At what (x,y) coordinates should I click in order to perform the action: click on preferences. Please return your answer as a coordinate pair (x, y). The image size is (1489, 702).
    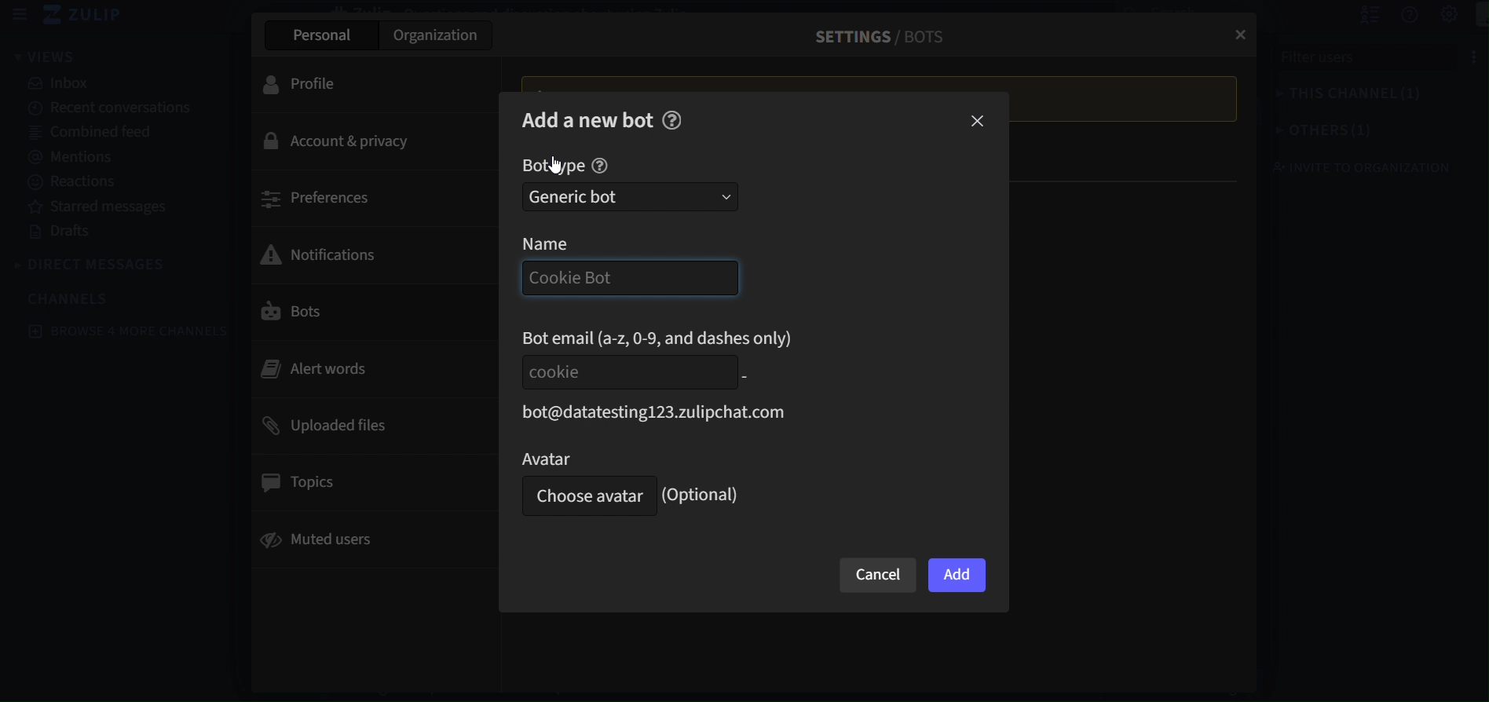
    Looking at the image, I should click on (362, 197).